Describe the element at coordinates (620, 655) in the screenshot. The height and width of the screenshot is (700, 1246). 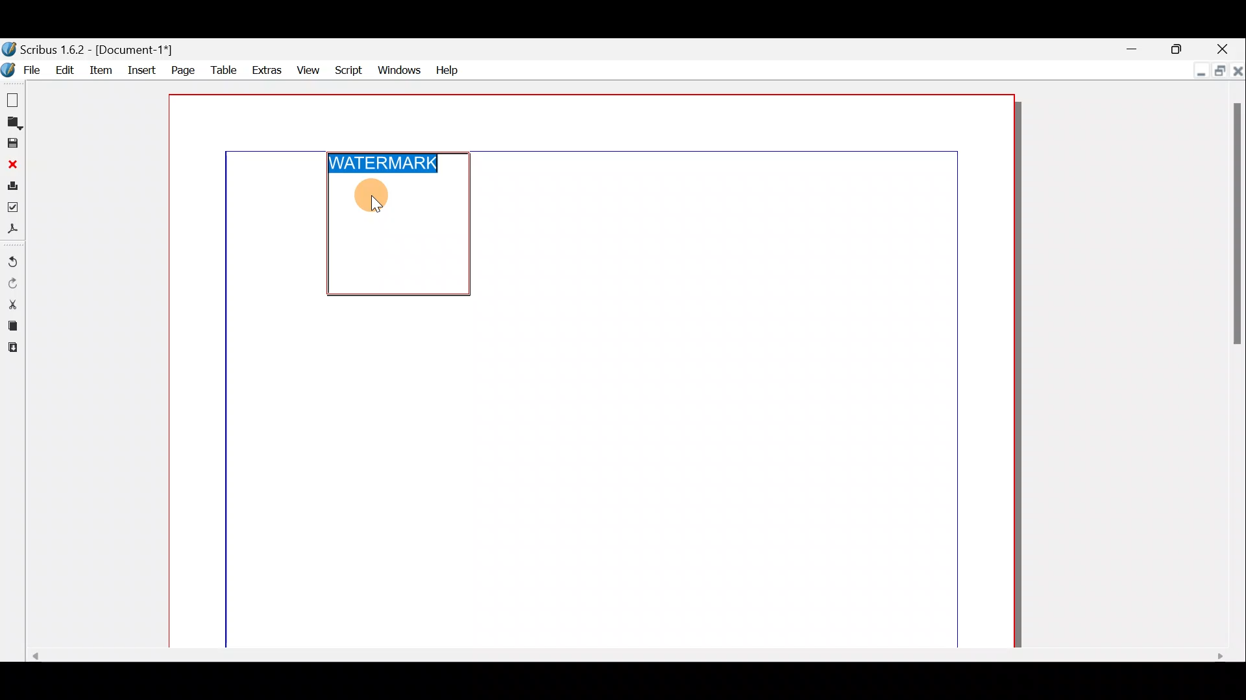
I see `Scroll bar` at that location.